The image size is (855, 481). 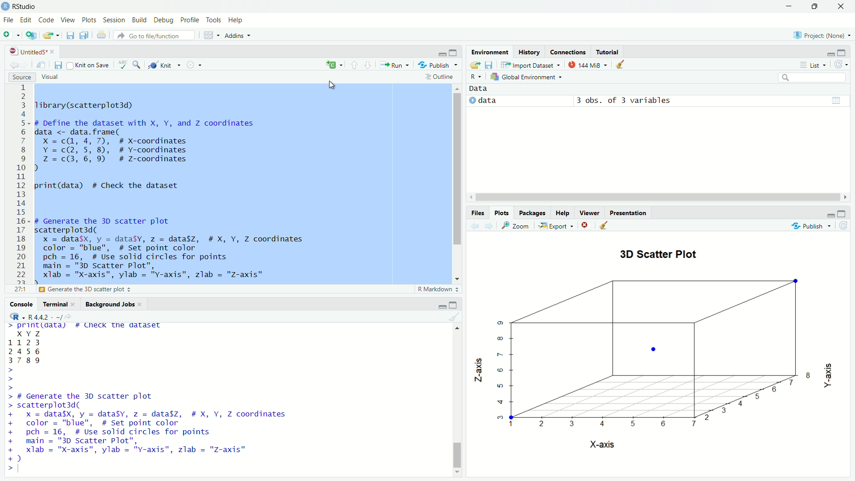 What do you see at coordinates (607, 50) in the screenshot?
I see `tutorial` at bounding box center [607, 50].